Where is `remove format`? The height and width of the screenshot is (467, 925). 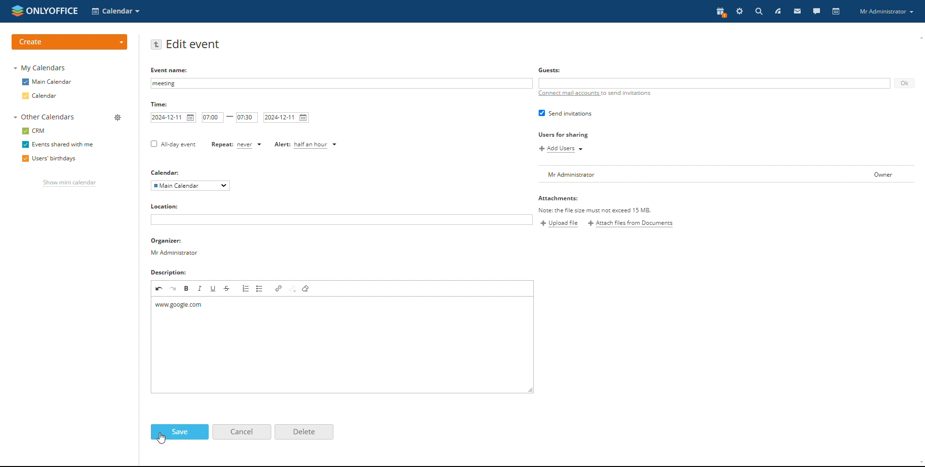
remove format is located at coordinates (307, 289).